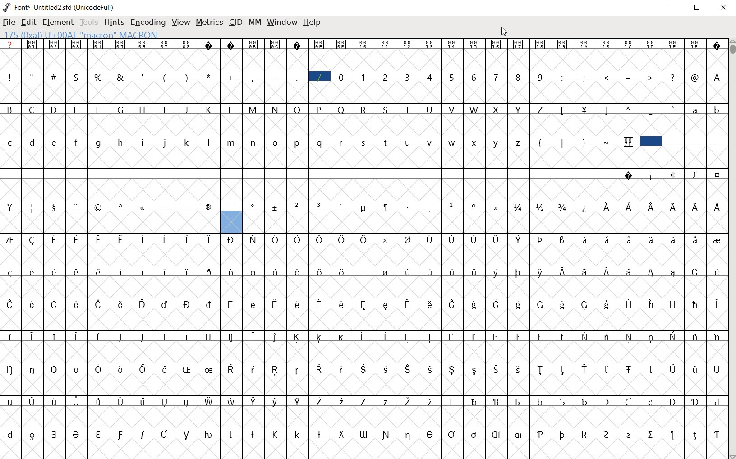 This screenshot has height=459, width=736. Describe the element at coordinates (651, 141) in the screenshot. I see `selected cell` at that location.